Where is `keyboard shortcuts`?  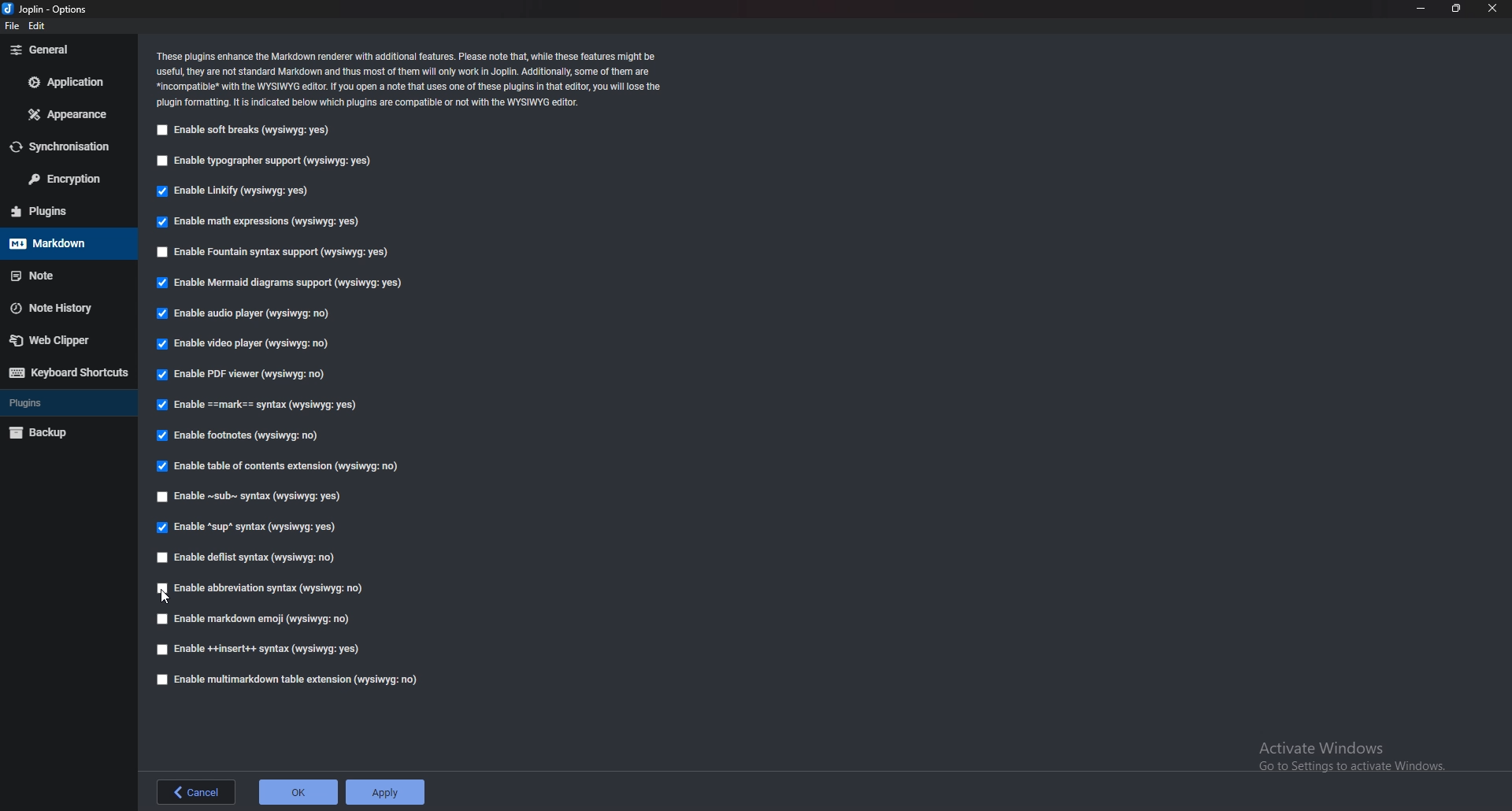
keyboard shortcuts is located at coordinates (69, 373).